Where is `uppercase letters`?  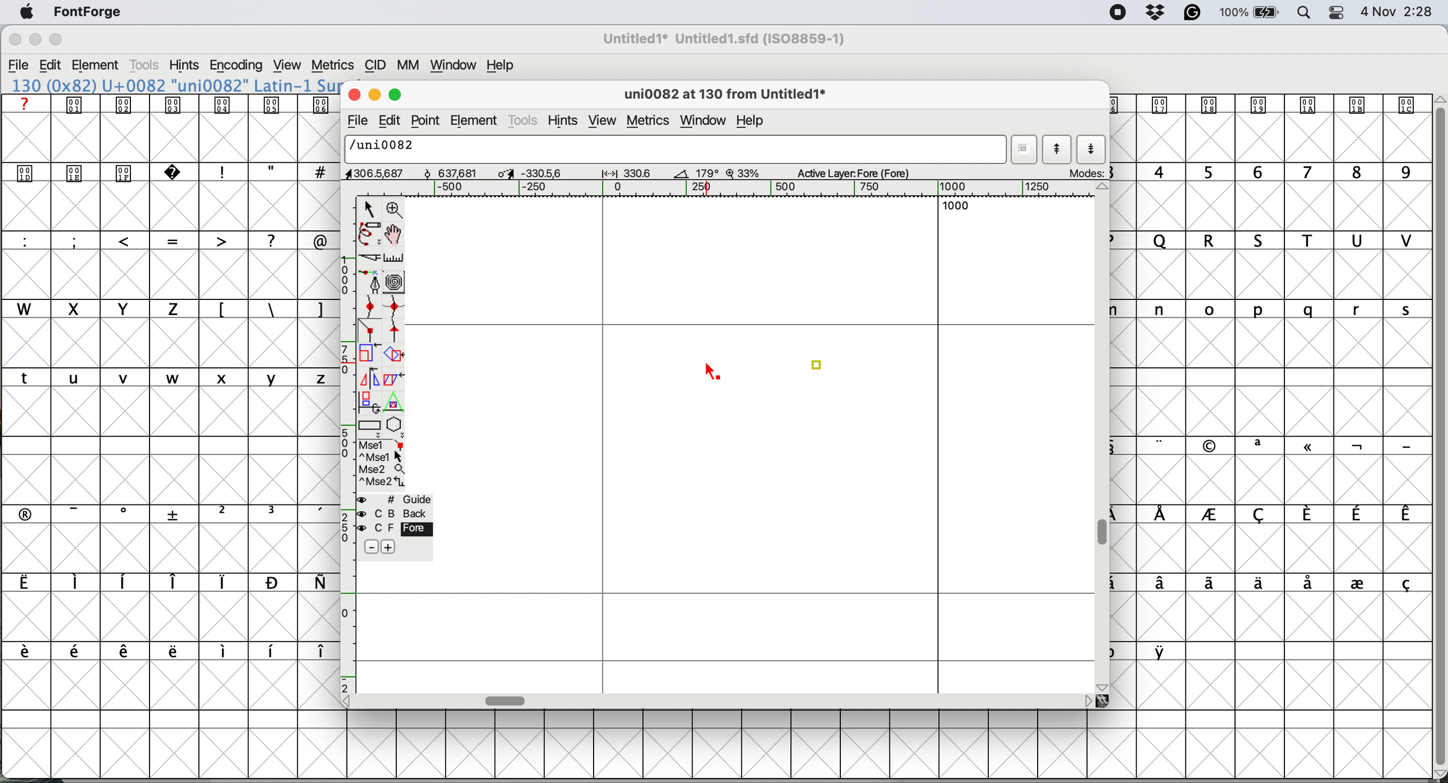
uppercase letters is located at coordinates (1278, 240).